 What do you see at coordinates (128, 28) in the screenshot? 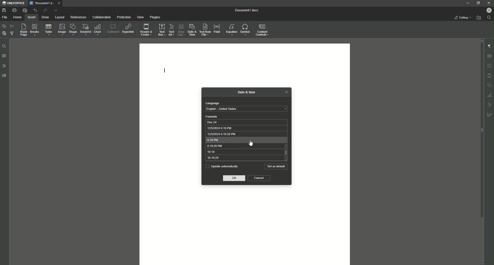
I see `Hyperlink` at bounding box center [128, 28].